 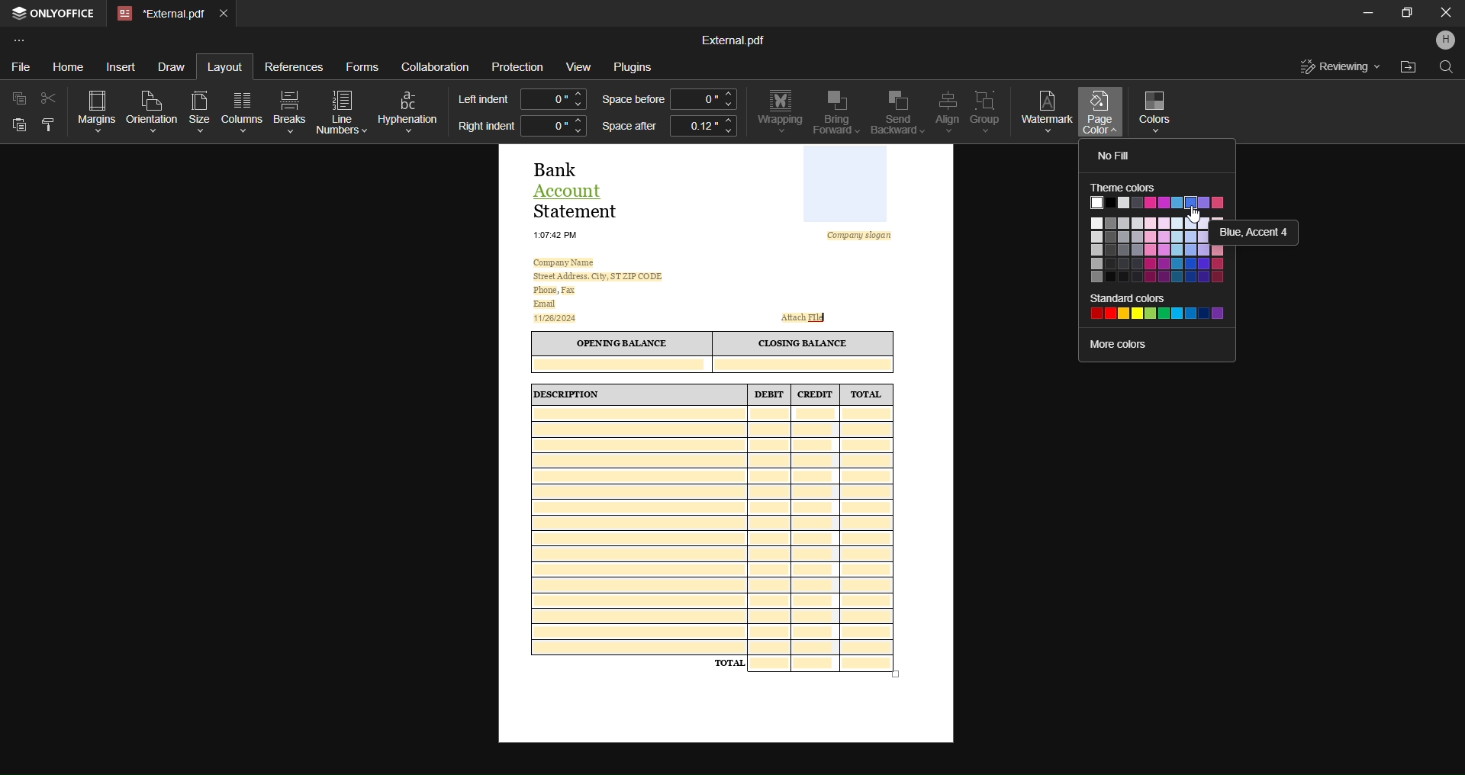 I want to click on Space Before, so click(x=632, y=100).